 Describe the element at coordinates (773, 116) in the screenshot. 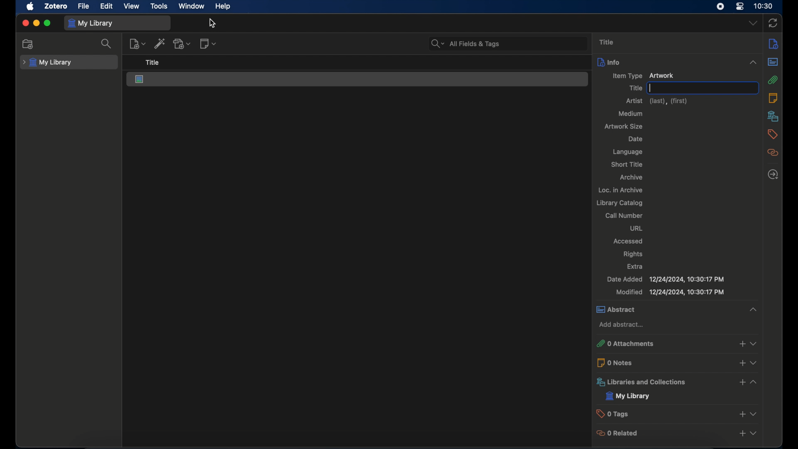

I see `libraries` at that location.